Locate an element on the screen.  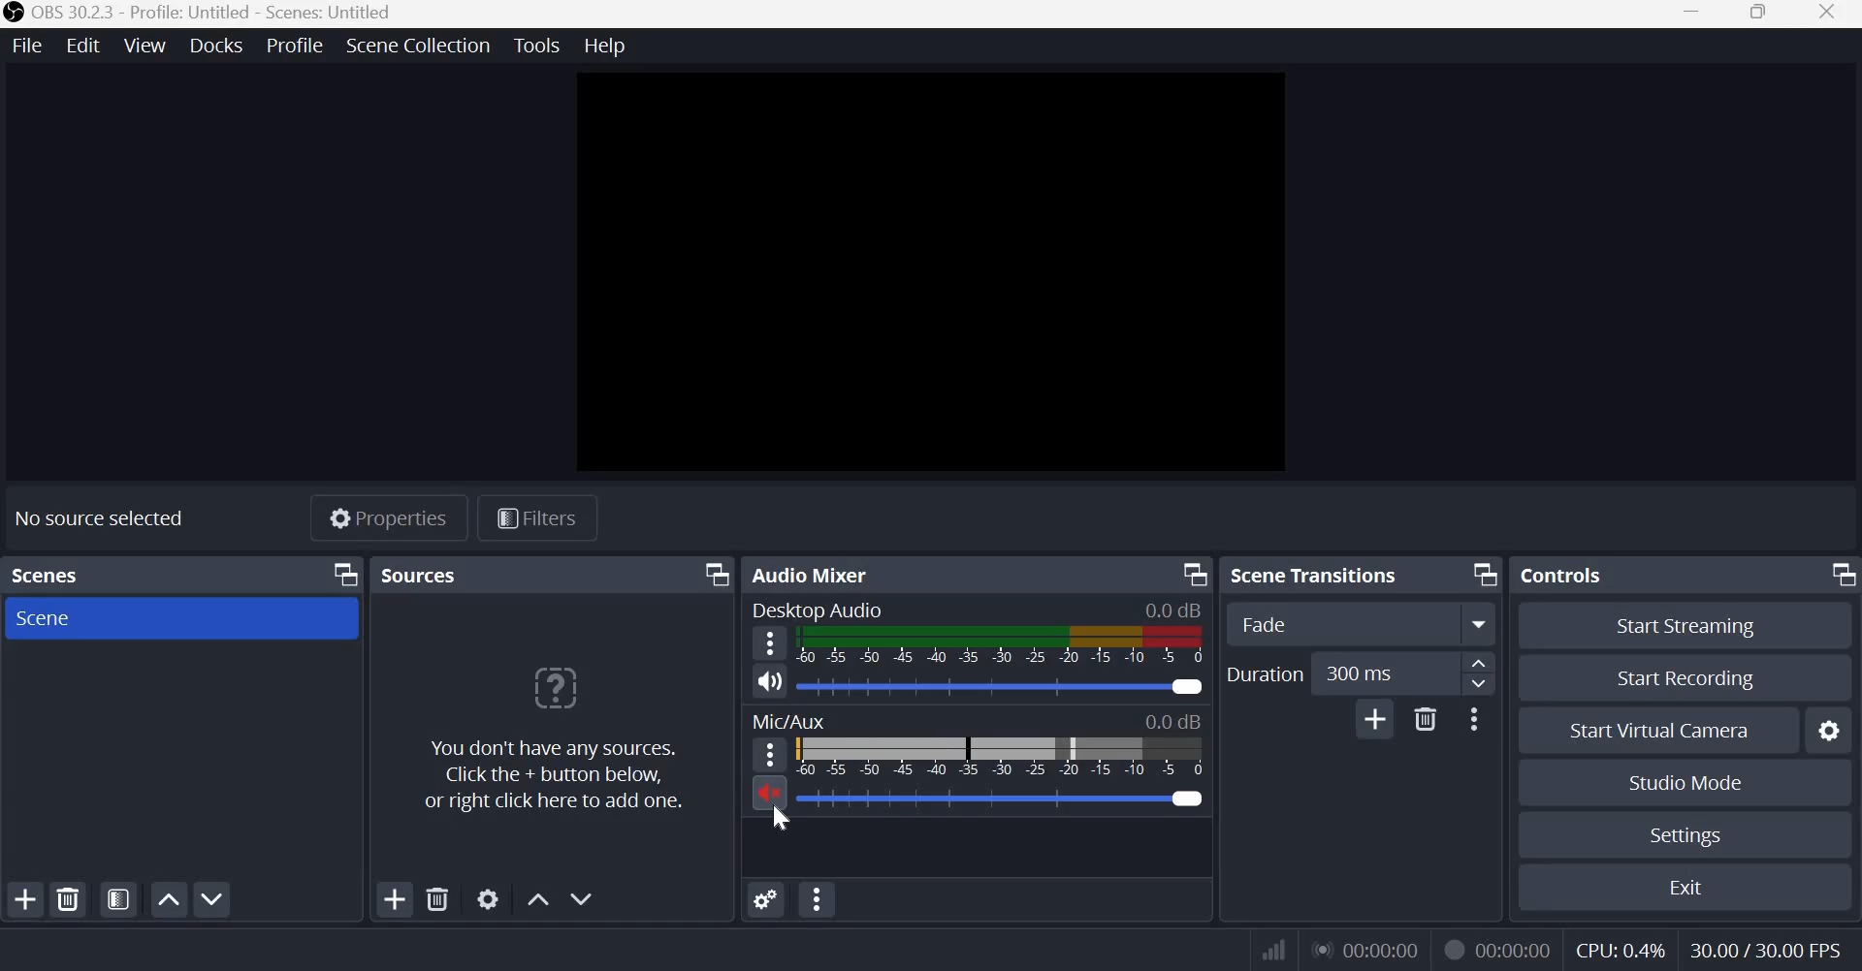
Start Virtual Camera is located at coordinates (1655, 728).